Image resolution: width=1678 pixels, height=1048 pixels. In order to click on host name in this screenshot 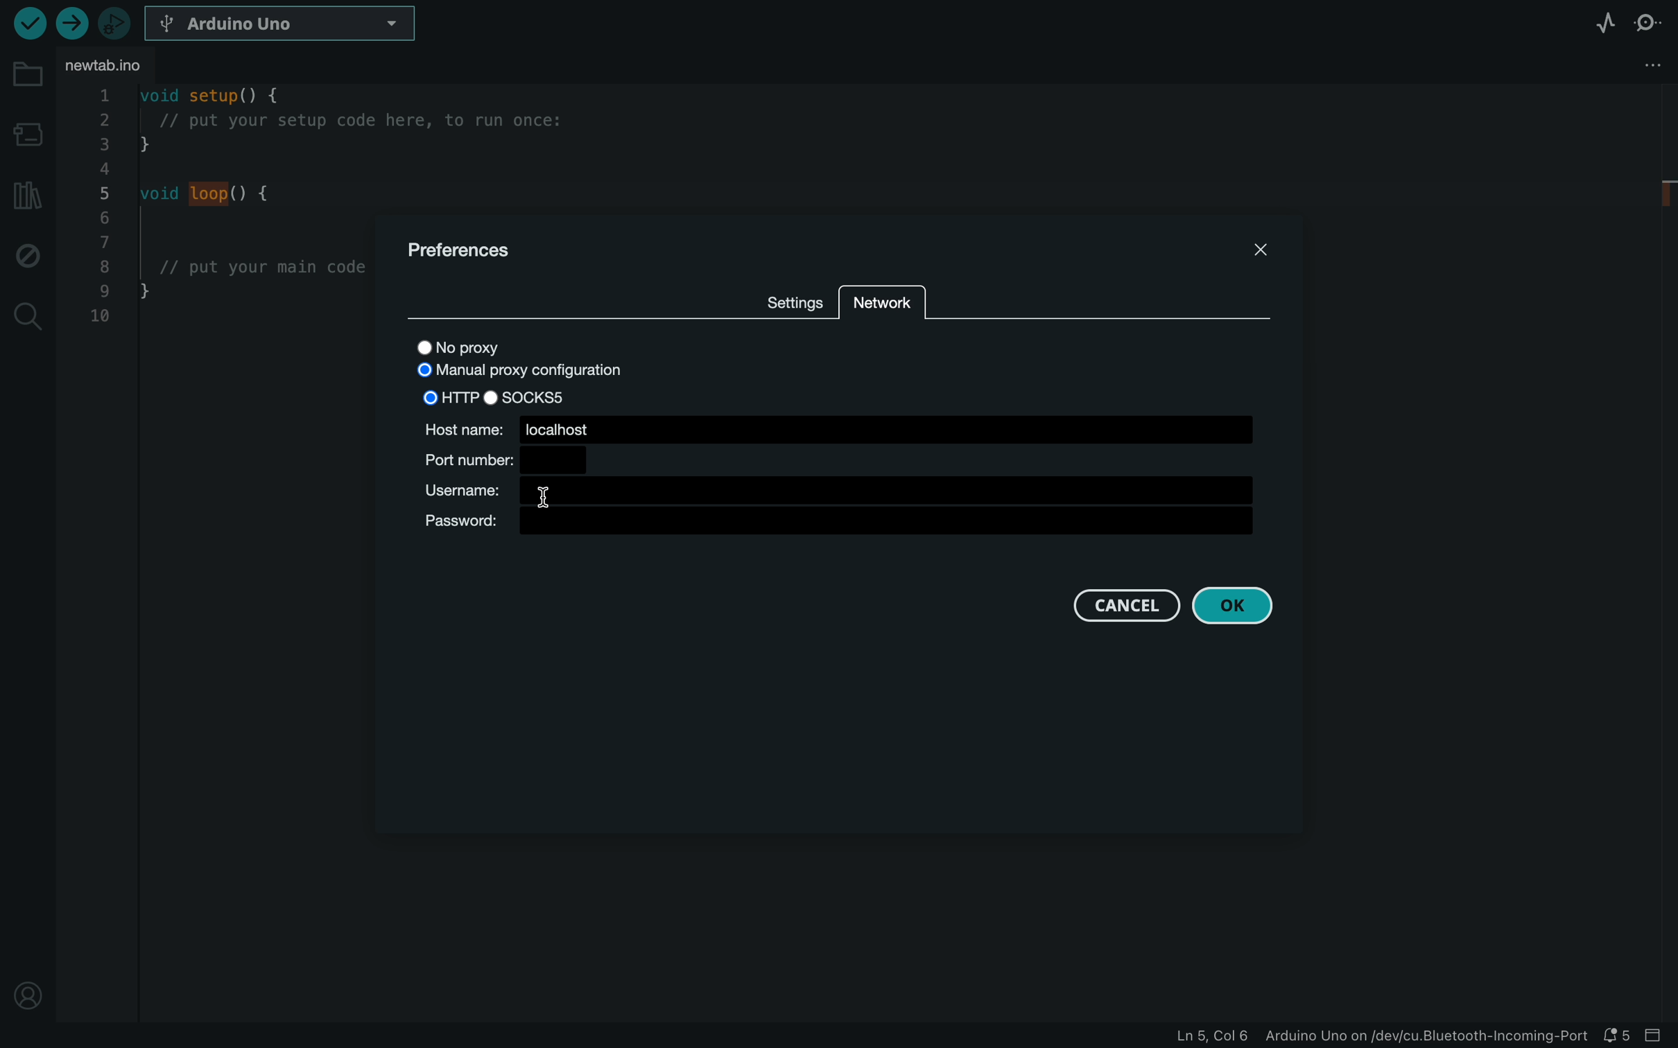, I will do `click(838, 428)`.